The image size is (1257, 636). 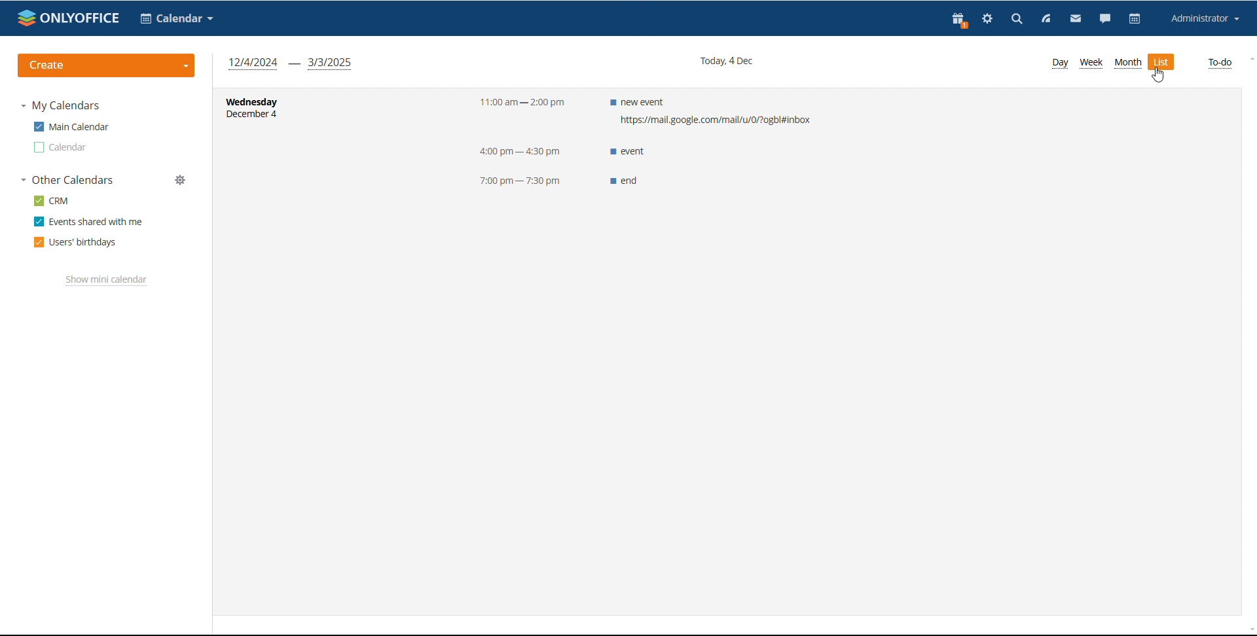 What do you see at coordinates (69, 17) in the screenshot?
I see `logo` at bounding box center [69, 17].